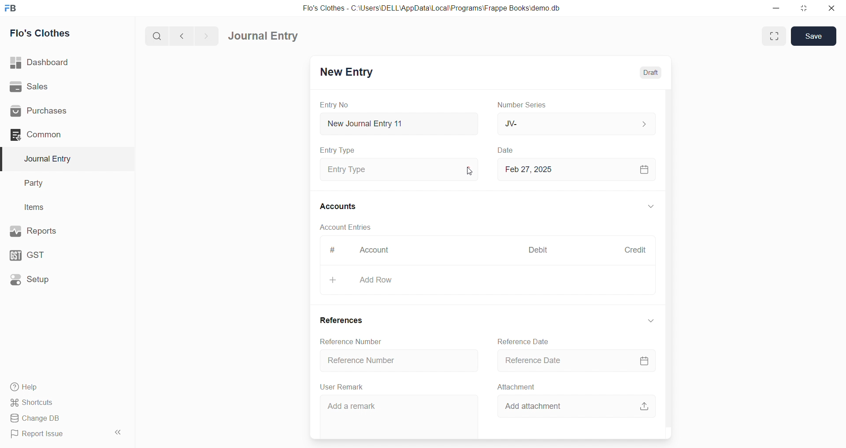 The height and width of the screenshot is (448, 846). What do you see at coordinates (53, 112) in the screenshot?
I see `Purchases` at bounding box center [53, 112].